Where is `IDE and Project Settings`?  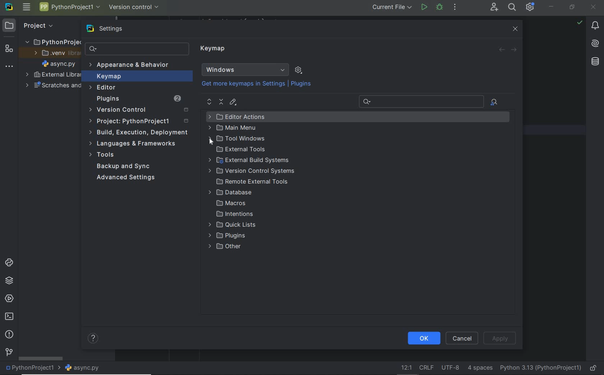
IDE and Project Settings is located at coordinates (530, 7).